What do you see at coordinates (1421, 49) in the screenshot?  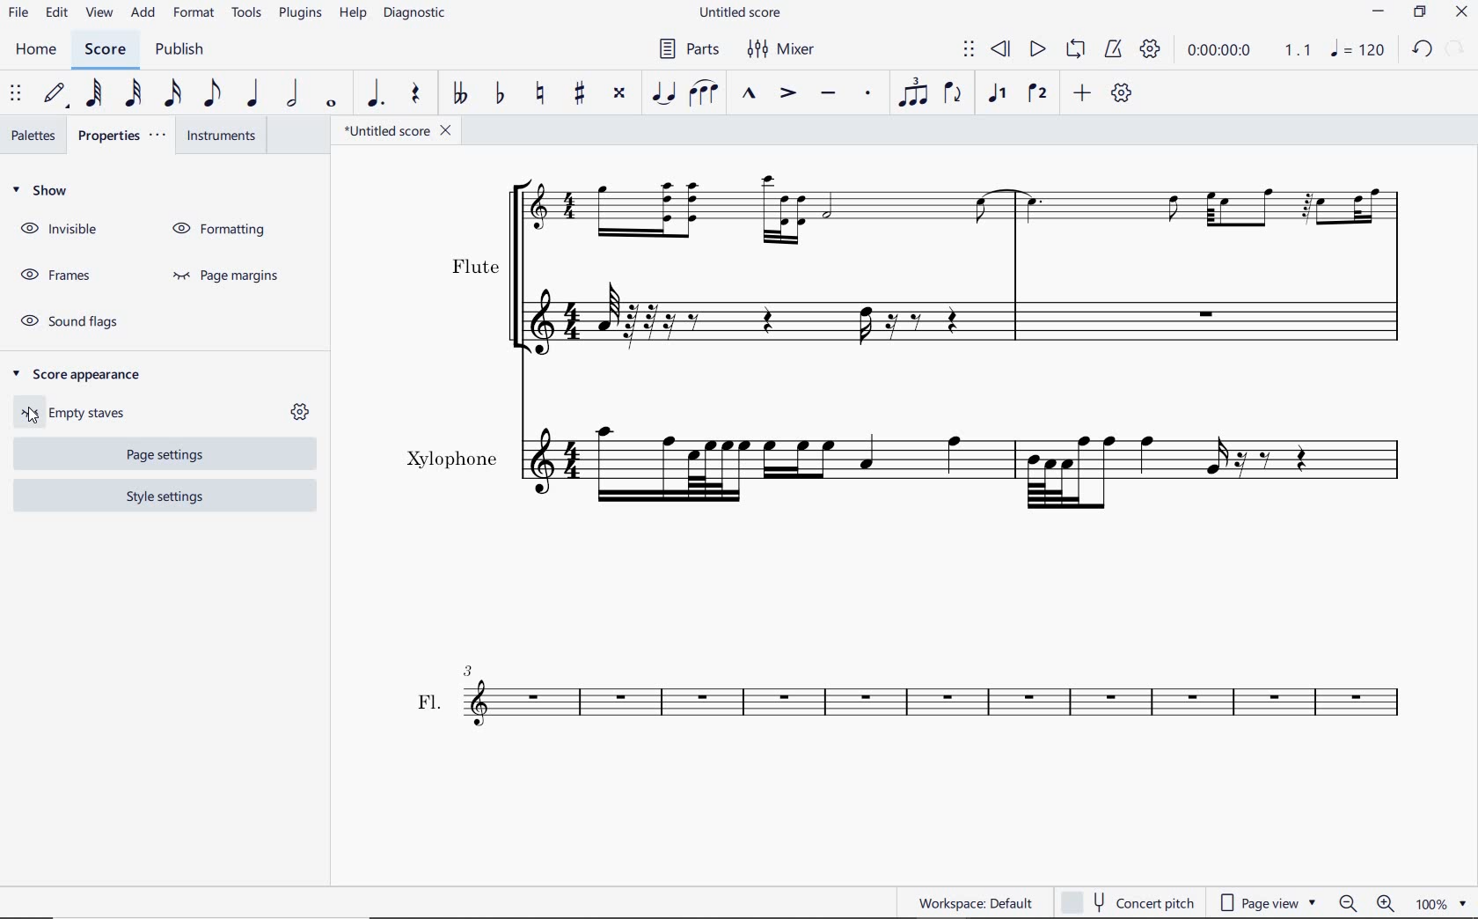 I see `UNDO` at bounding box center [1421, 49].